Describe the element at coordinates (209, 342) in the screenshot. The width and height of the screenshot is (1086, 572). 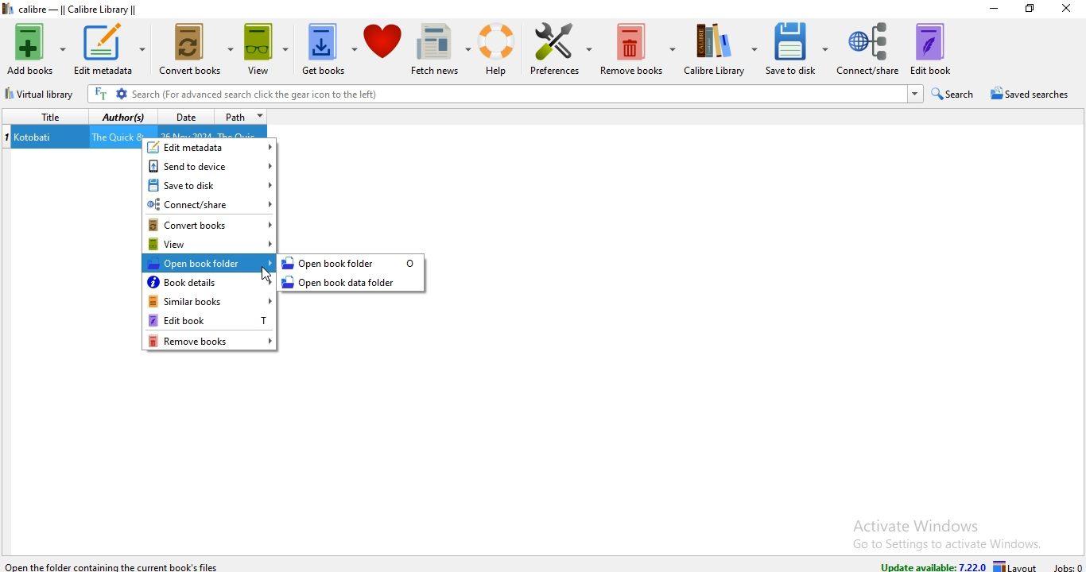
I see `remove books` at that location.